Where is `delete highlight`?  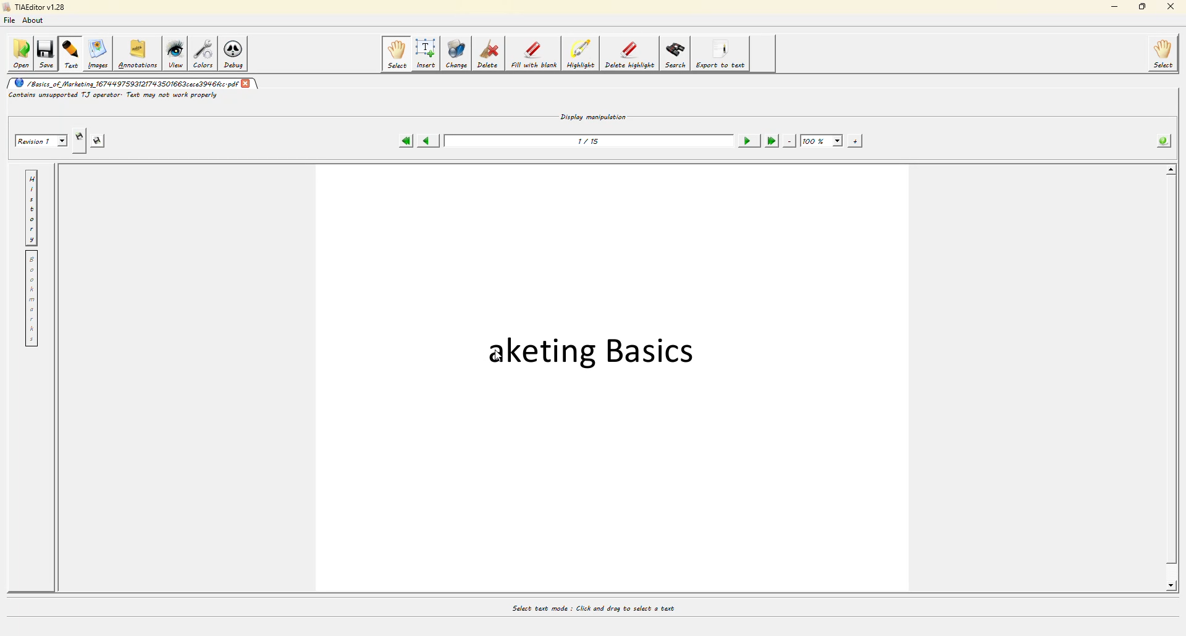
delete highlight is located at coordinates (631, 55).